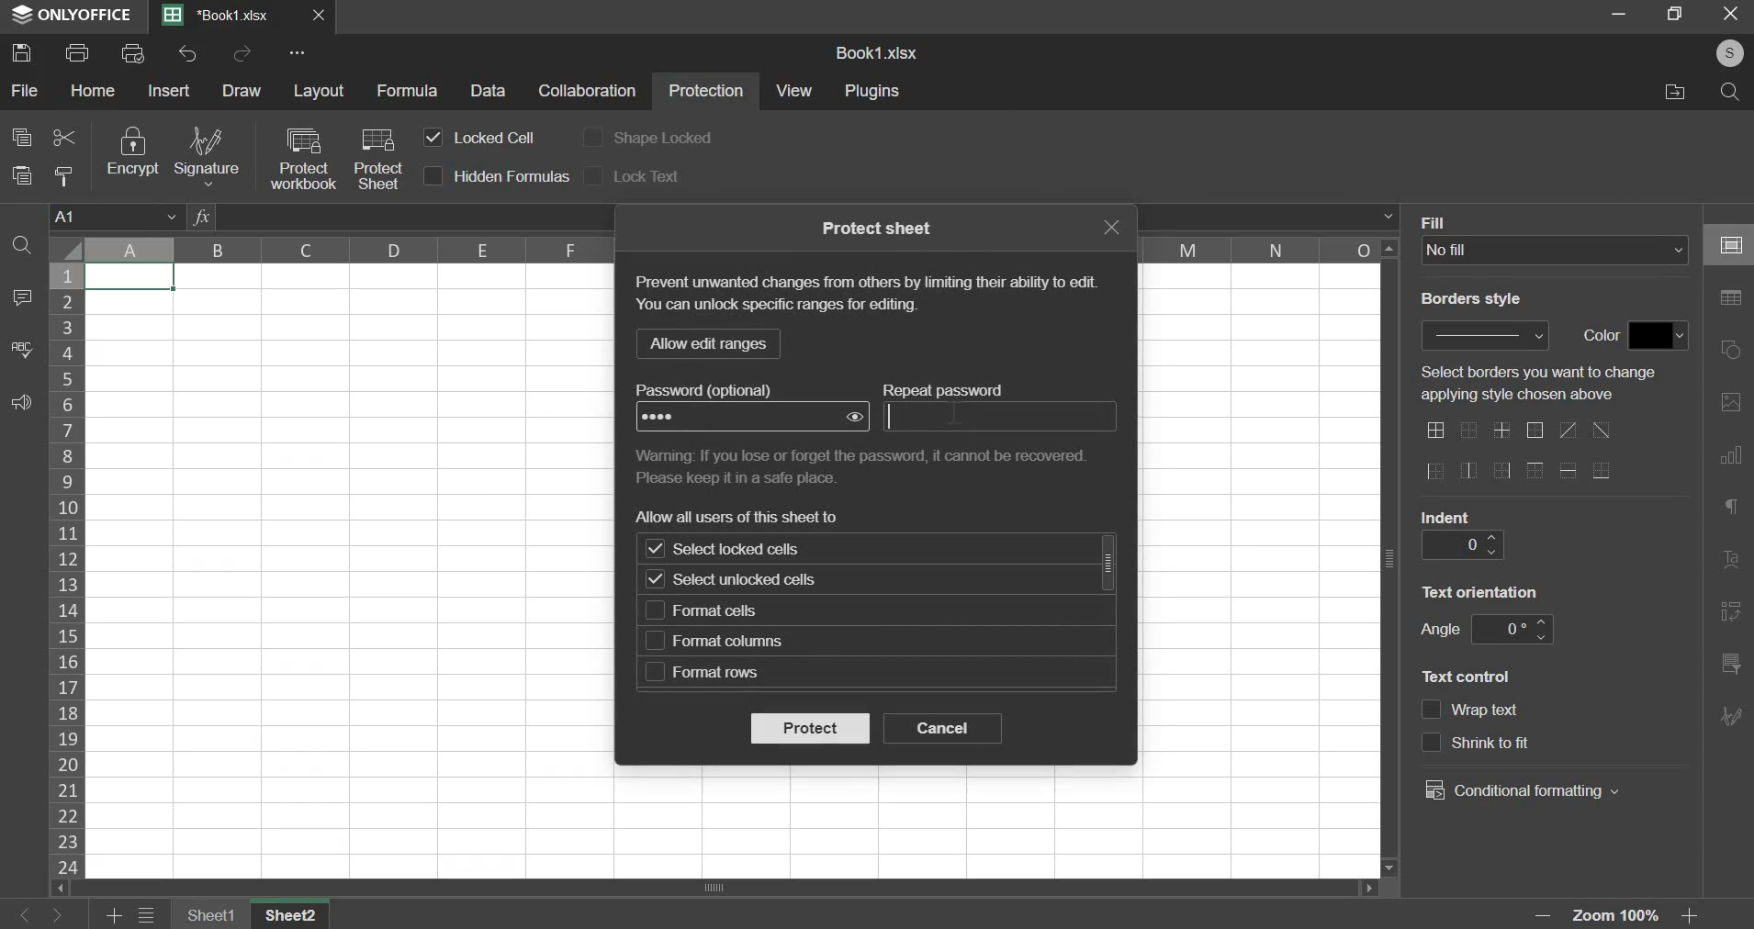 The height and width of the screenshot is (929, 1754). I want to click on right, so click(56, 916).